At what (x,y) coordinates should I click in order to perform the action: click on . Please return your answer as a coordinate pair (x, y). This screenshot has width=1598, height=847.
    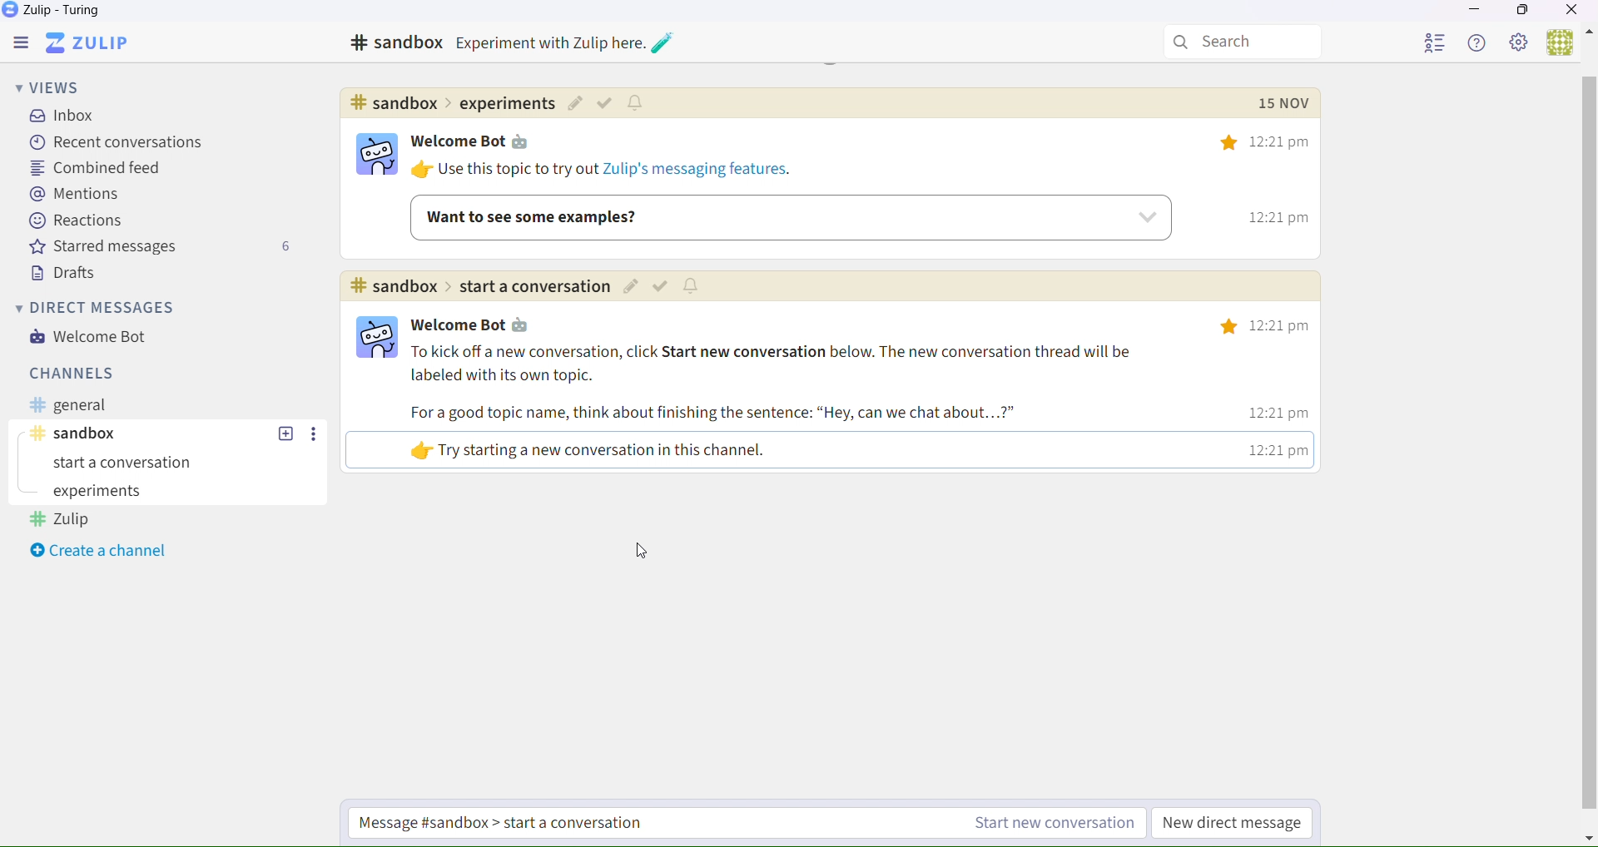
    Looking at the image, I should click on (285, 433).